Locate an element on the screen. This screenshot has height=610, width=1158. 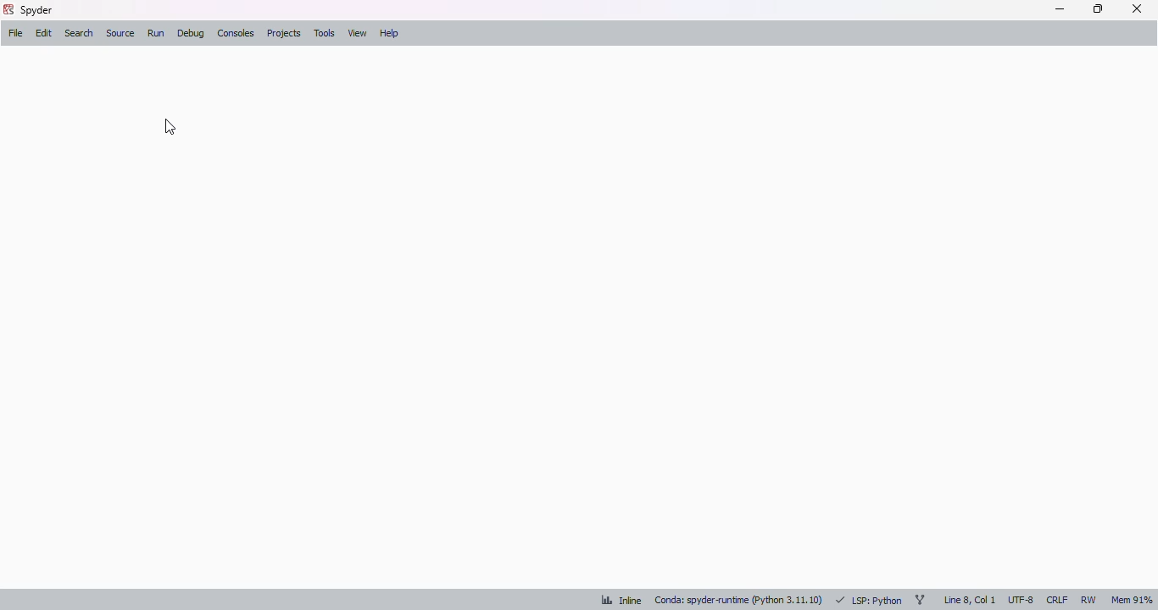
debug is located at coordinates (192, 34).